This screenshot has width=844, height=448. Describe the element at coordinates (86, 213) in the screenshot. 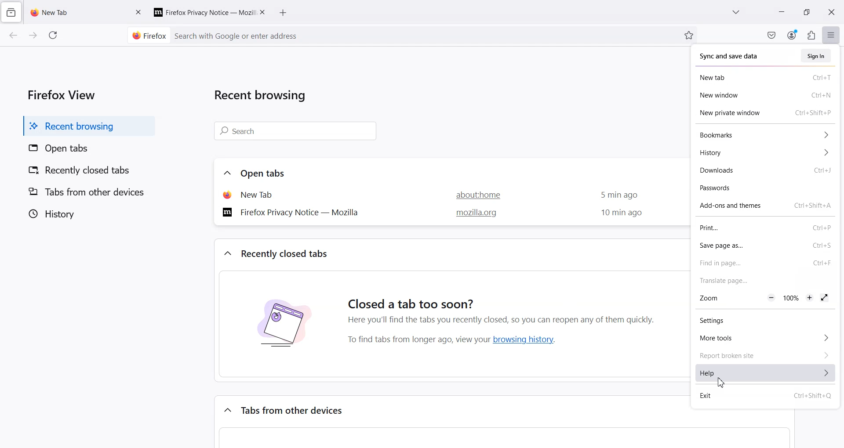

I see `History` at that location.